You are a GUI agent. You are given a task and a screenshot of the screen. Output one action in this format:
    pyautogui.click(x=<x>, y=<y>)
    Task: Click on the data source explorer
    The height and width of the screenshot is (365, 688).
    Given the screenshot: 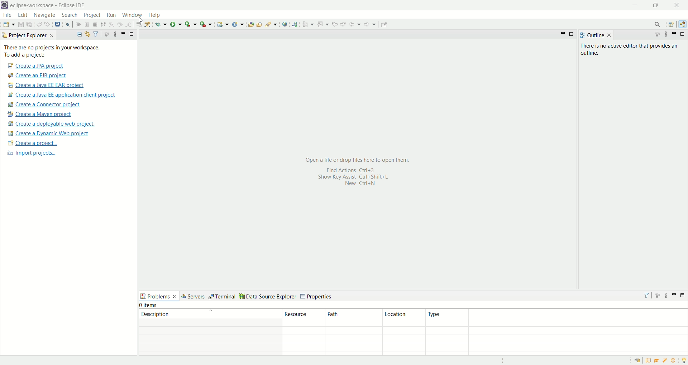 What is the action you would take?
    pyautogui.click(x=267, y=295)
    